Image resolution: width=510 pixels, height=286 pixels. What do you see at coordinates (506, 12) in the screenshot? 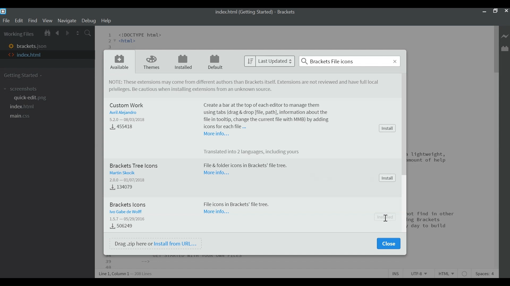
I see `Close` at bounding box center [506, 12].